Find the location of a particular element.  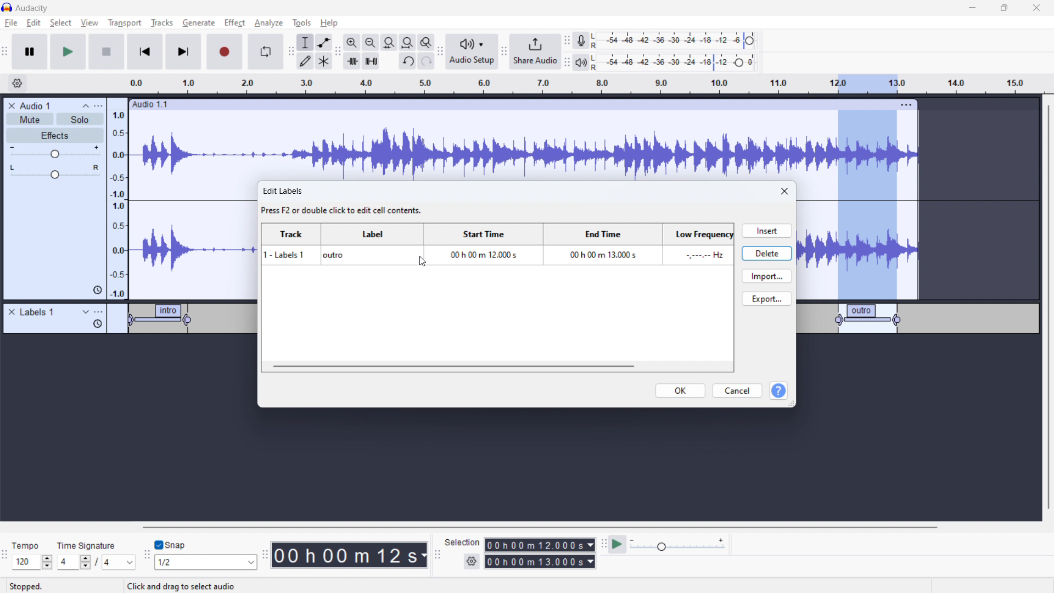

remove is located at coordinates (12, 312).